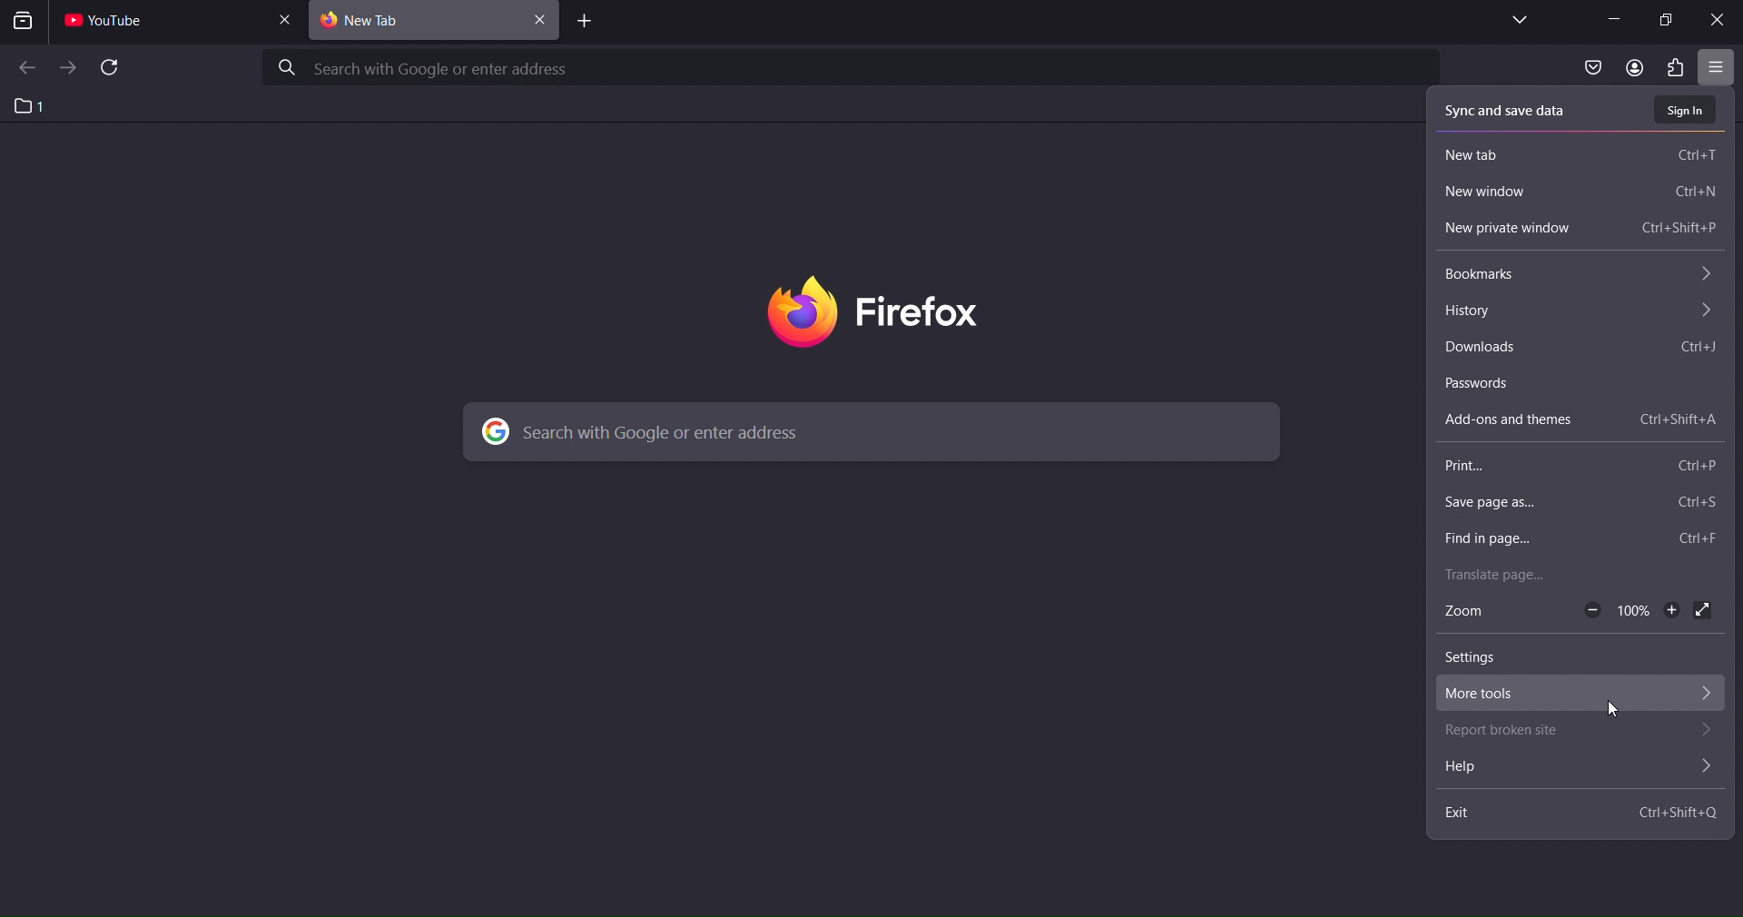  Describe the element at coordinates (865, 431) in the screenshot. I see `search with Google or enter address` at that location.